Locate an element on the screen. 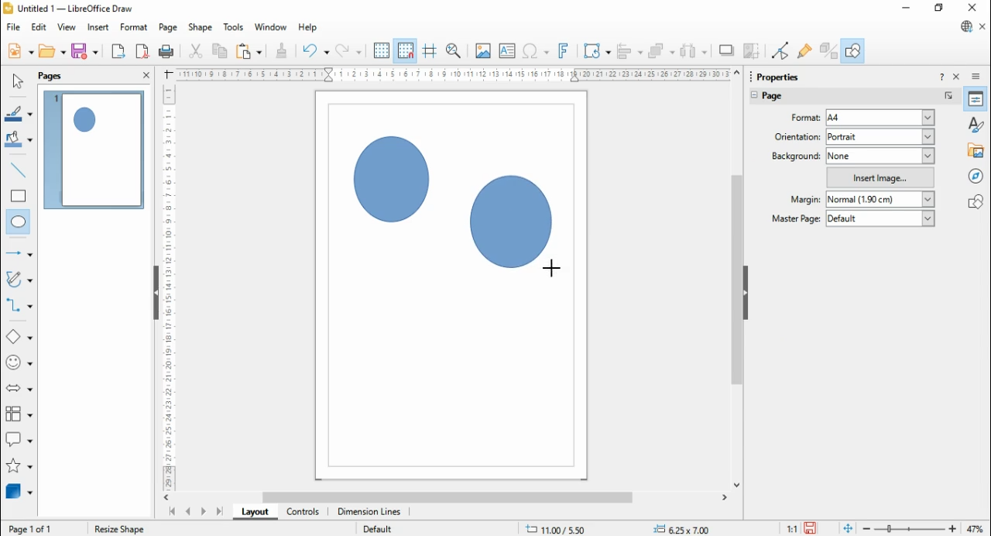 The height and width of the screenshot is (536, 991). save is located at coordinates (84, 51).